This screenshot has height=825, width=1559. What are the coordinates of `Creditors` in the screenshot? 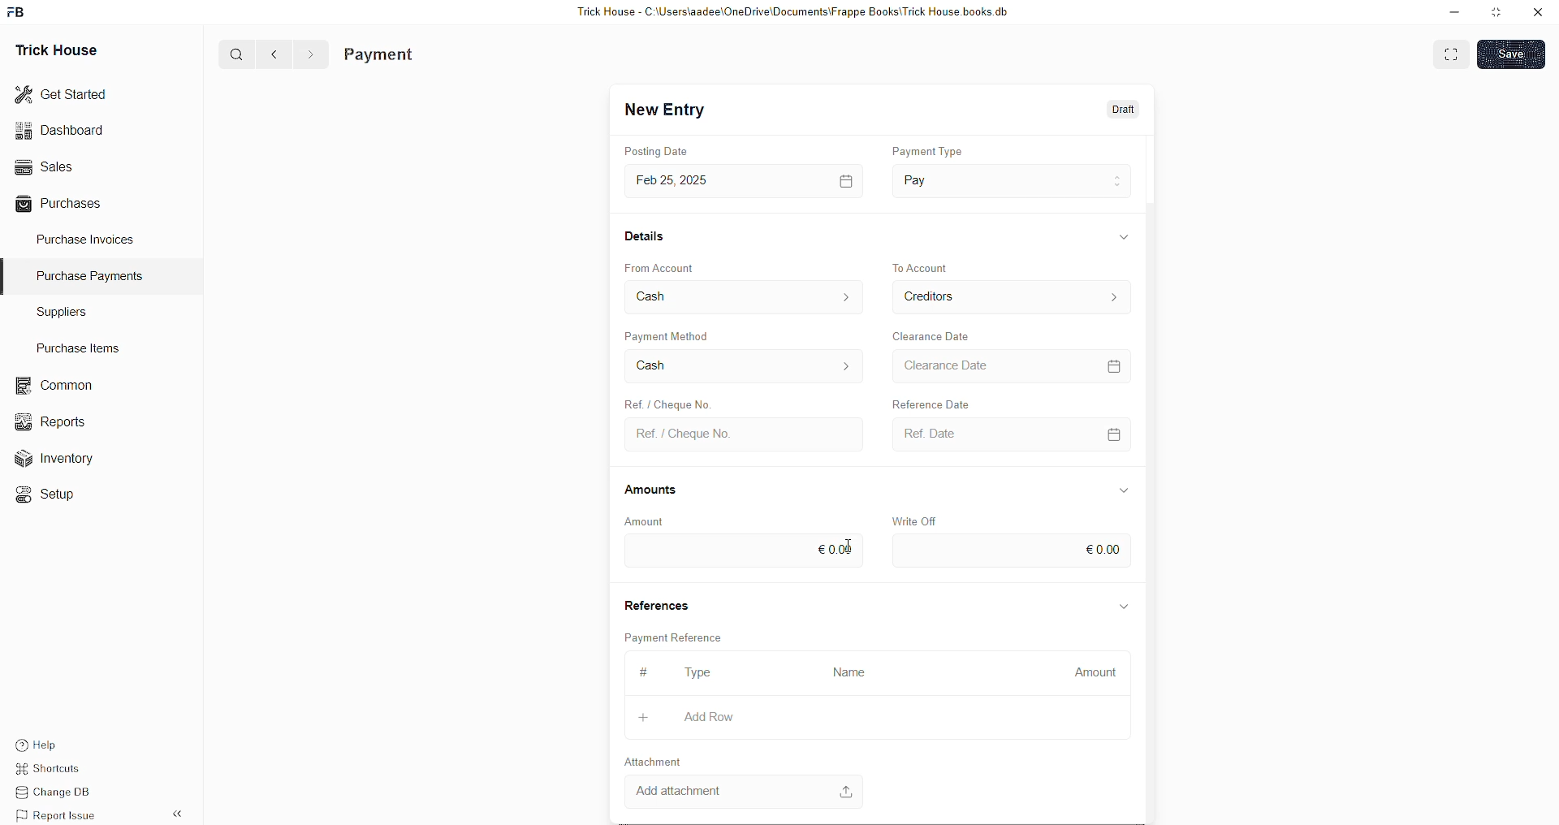 It's located at (926, 296).